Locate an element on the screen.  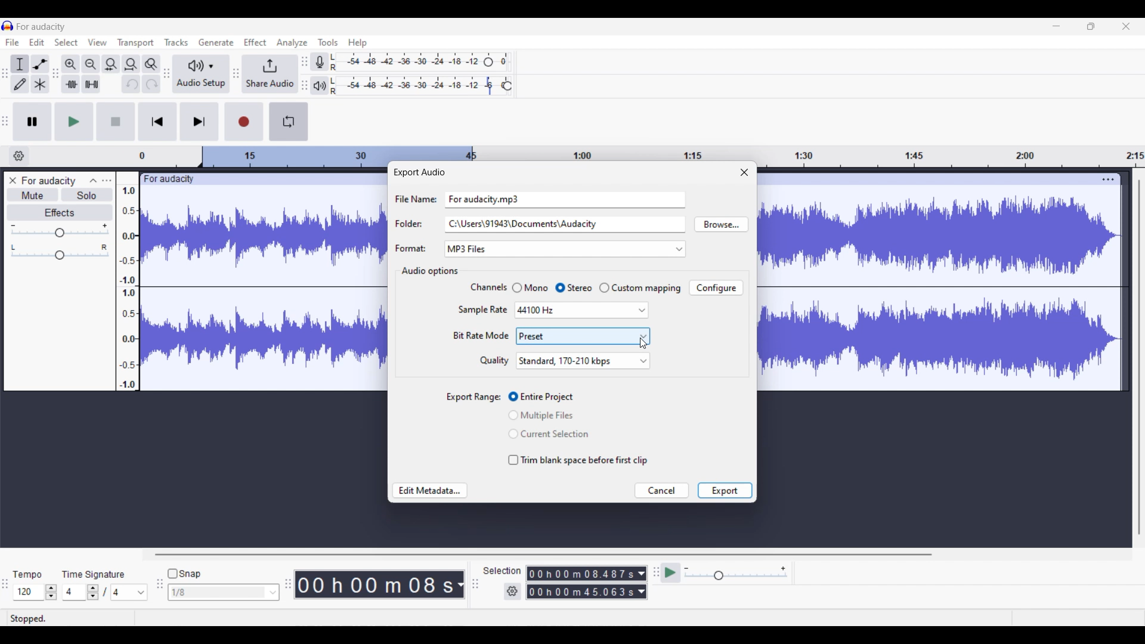
Options for Bit Rate Mode is located at coordinates (583, 336).